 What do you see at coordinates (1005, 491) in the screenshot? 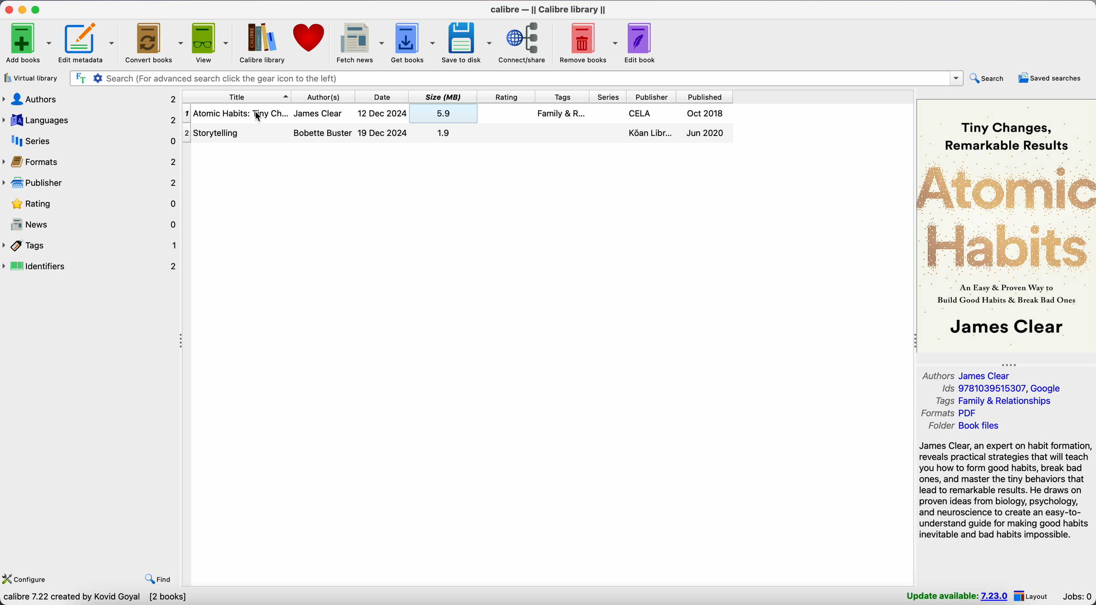
I see `James Clear, an expert on habit formation, reveals practical strategies that will teach you how to form good habits, break bad ones, and master the tiny behaviors that lead to remarkable results. He draws on proven ideas from biology, psychology, and neuroscience...` at bounding box center [1005, 491].